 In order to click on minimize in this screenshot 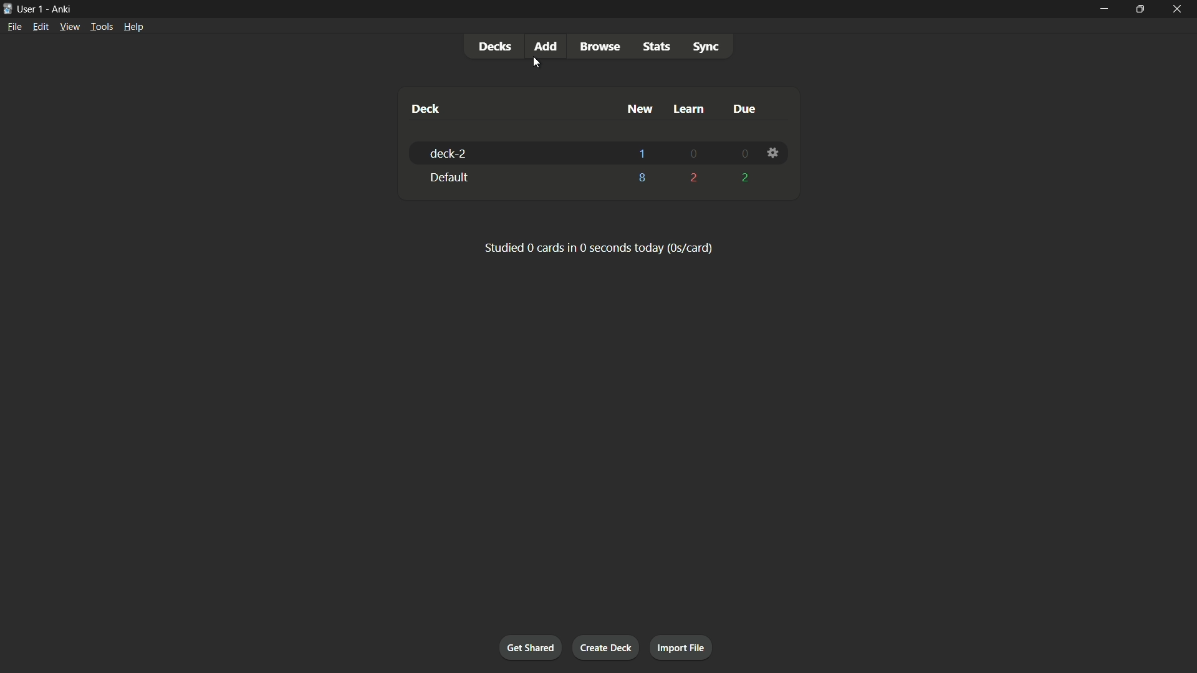, I will do `click(1105, 8)`.